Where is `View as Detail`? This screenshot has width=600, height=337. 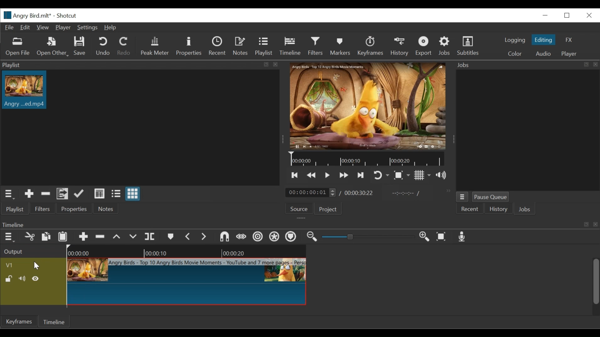 View as Detail is located at coordinates (99, 193).